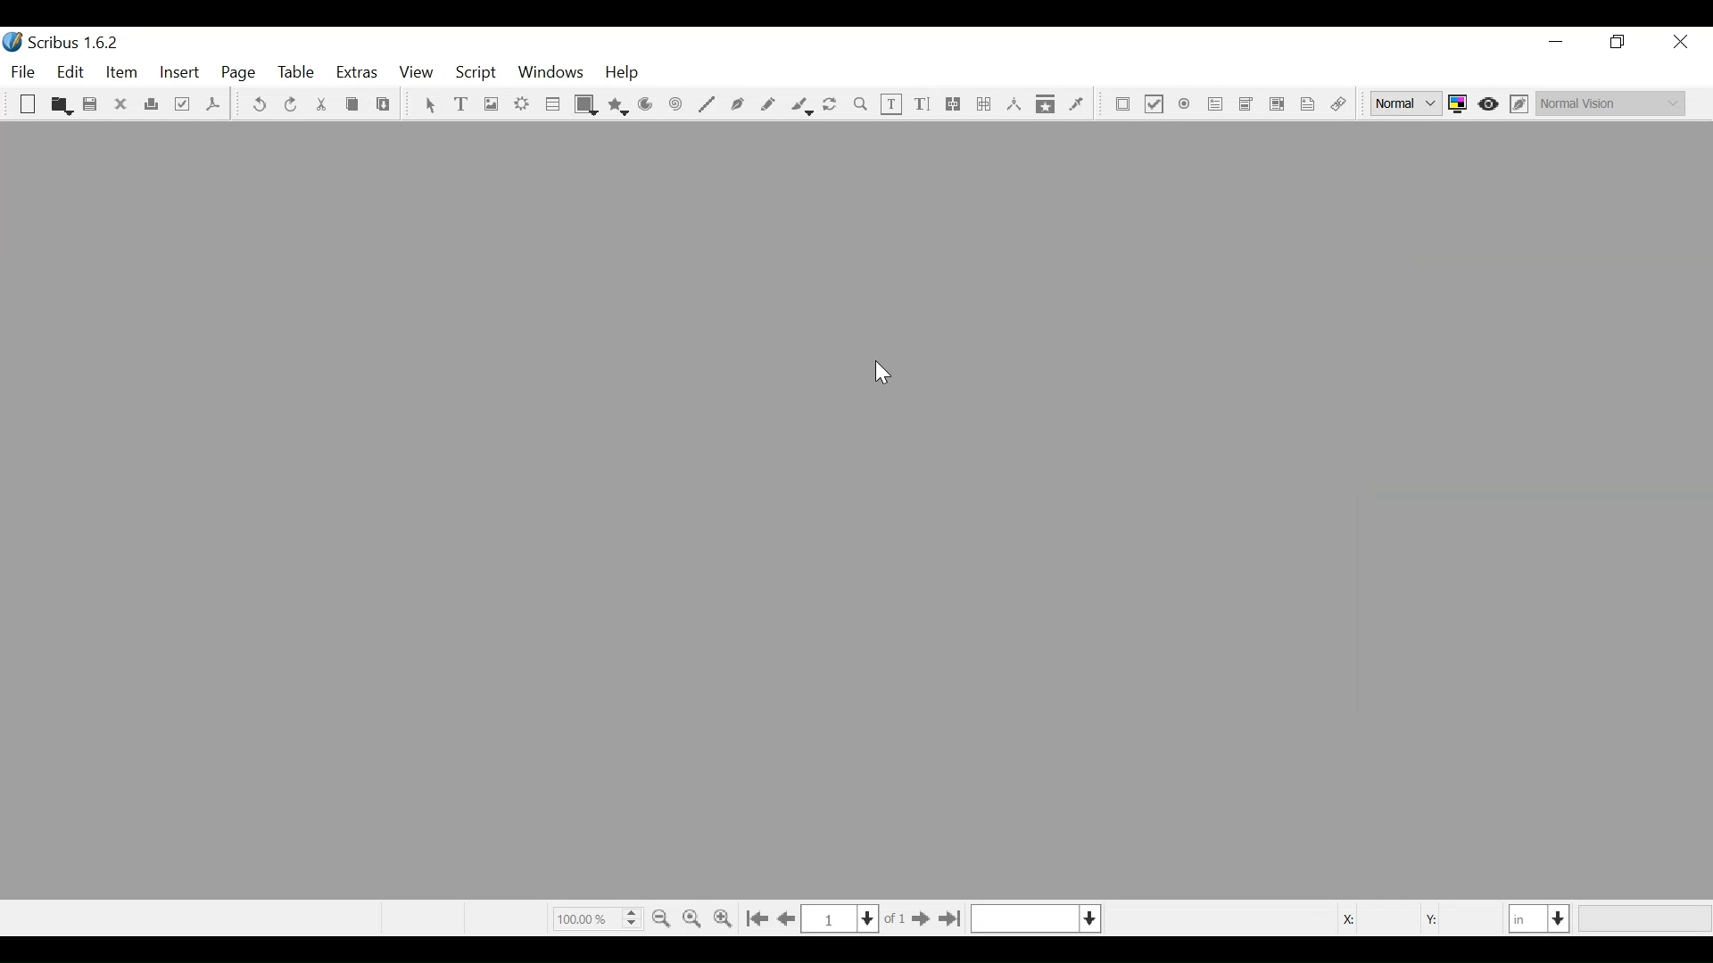  I want to click on Help, so click(623, 74).